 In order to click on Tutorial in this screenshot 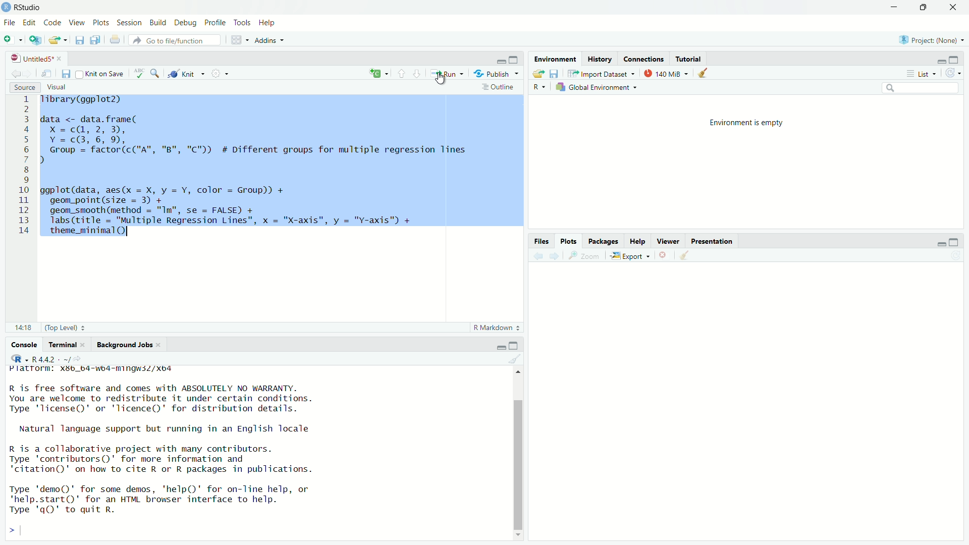, I will do `click(692, 57)`.